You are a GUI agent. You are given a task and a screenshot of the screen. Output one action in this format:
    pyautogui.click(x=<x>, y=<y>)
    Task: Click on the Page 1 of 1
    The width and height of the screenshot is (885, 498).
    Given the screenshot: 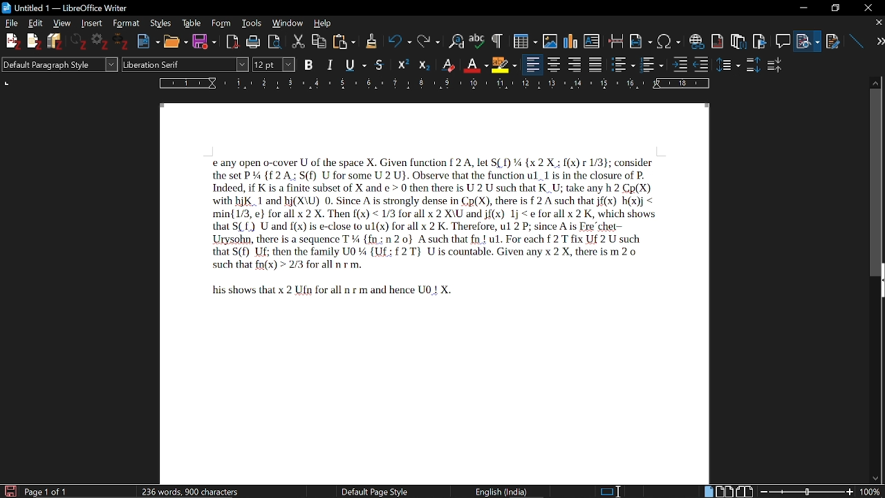 What is the action you would take?
    pyautogui.click(x=46, y=491)
    